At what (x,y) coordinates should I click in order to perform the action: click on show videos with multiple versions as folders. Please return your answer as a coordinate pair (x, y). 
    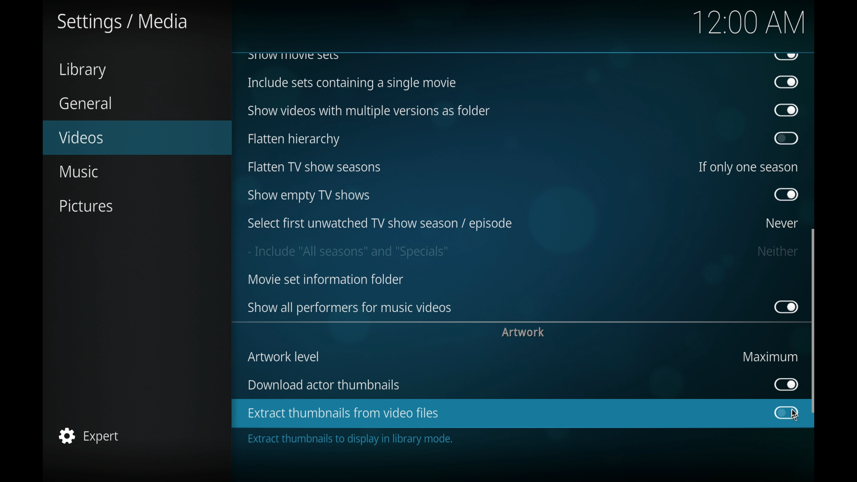
    Looking at the image, I should click on (369, 112).